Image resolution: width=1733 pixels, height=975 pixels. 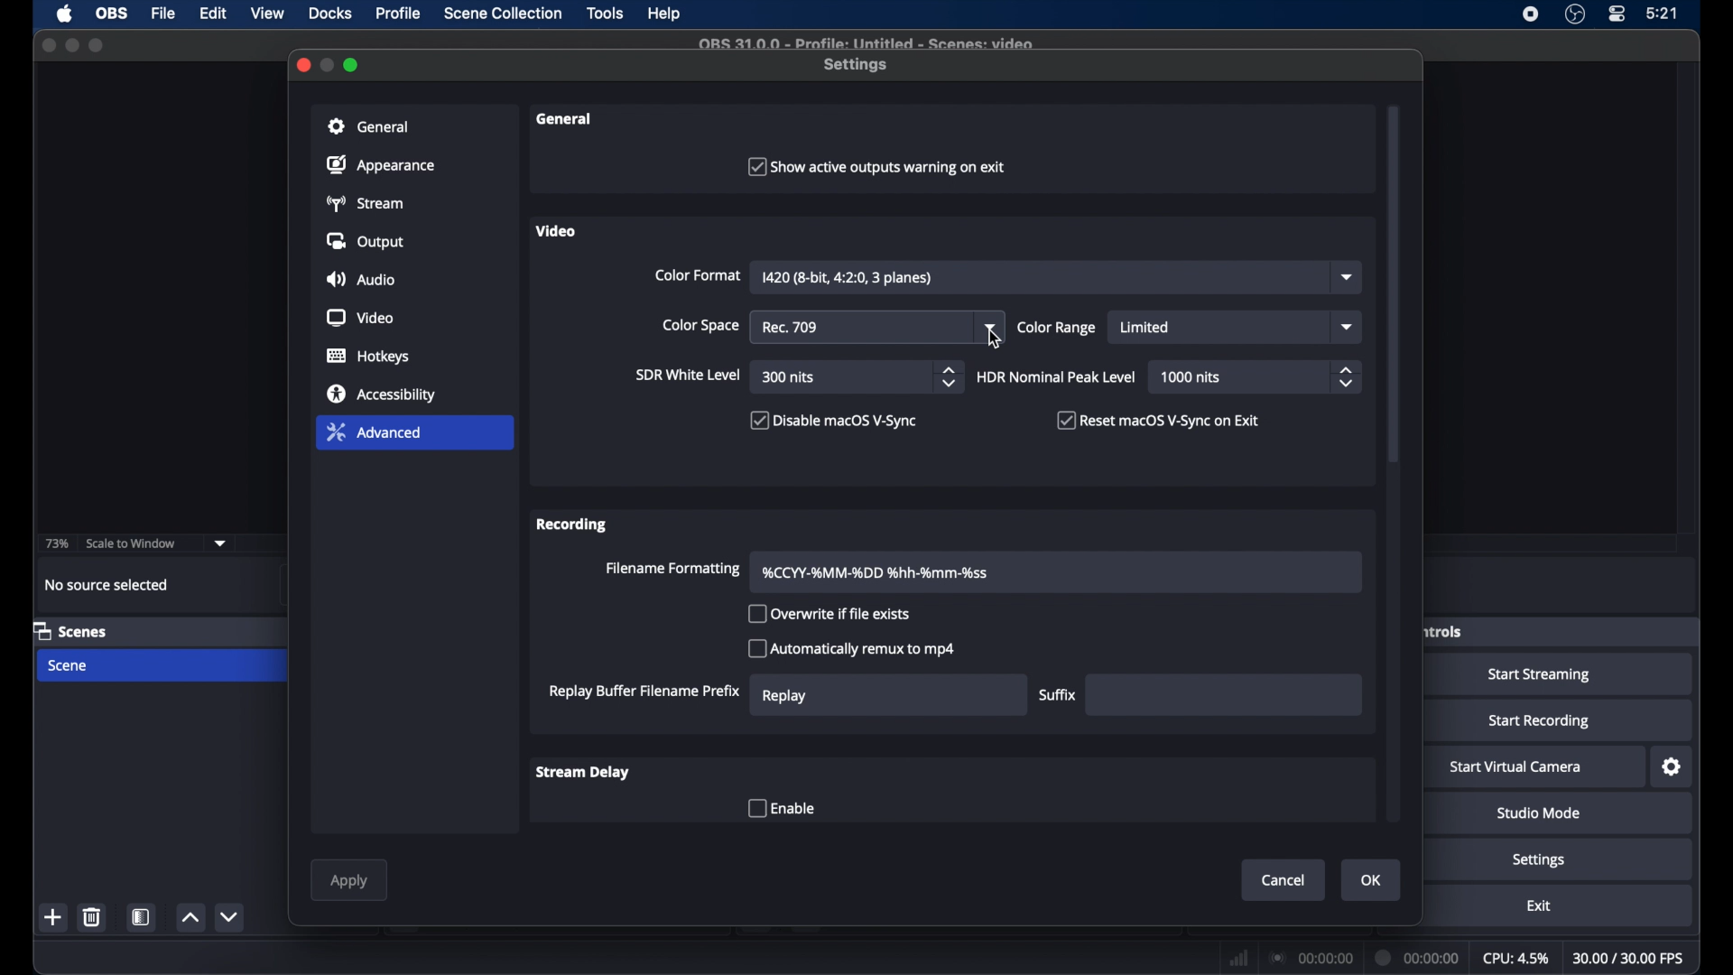 I want to click on dropdown, so click(x=992, y=328).